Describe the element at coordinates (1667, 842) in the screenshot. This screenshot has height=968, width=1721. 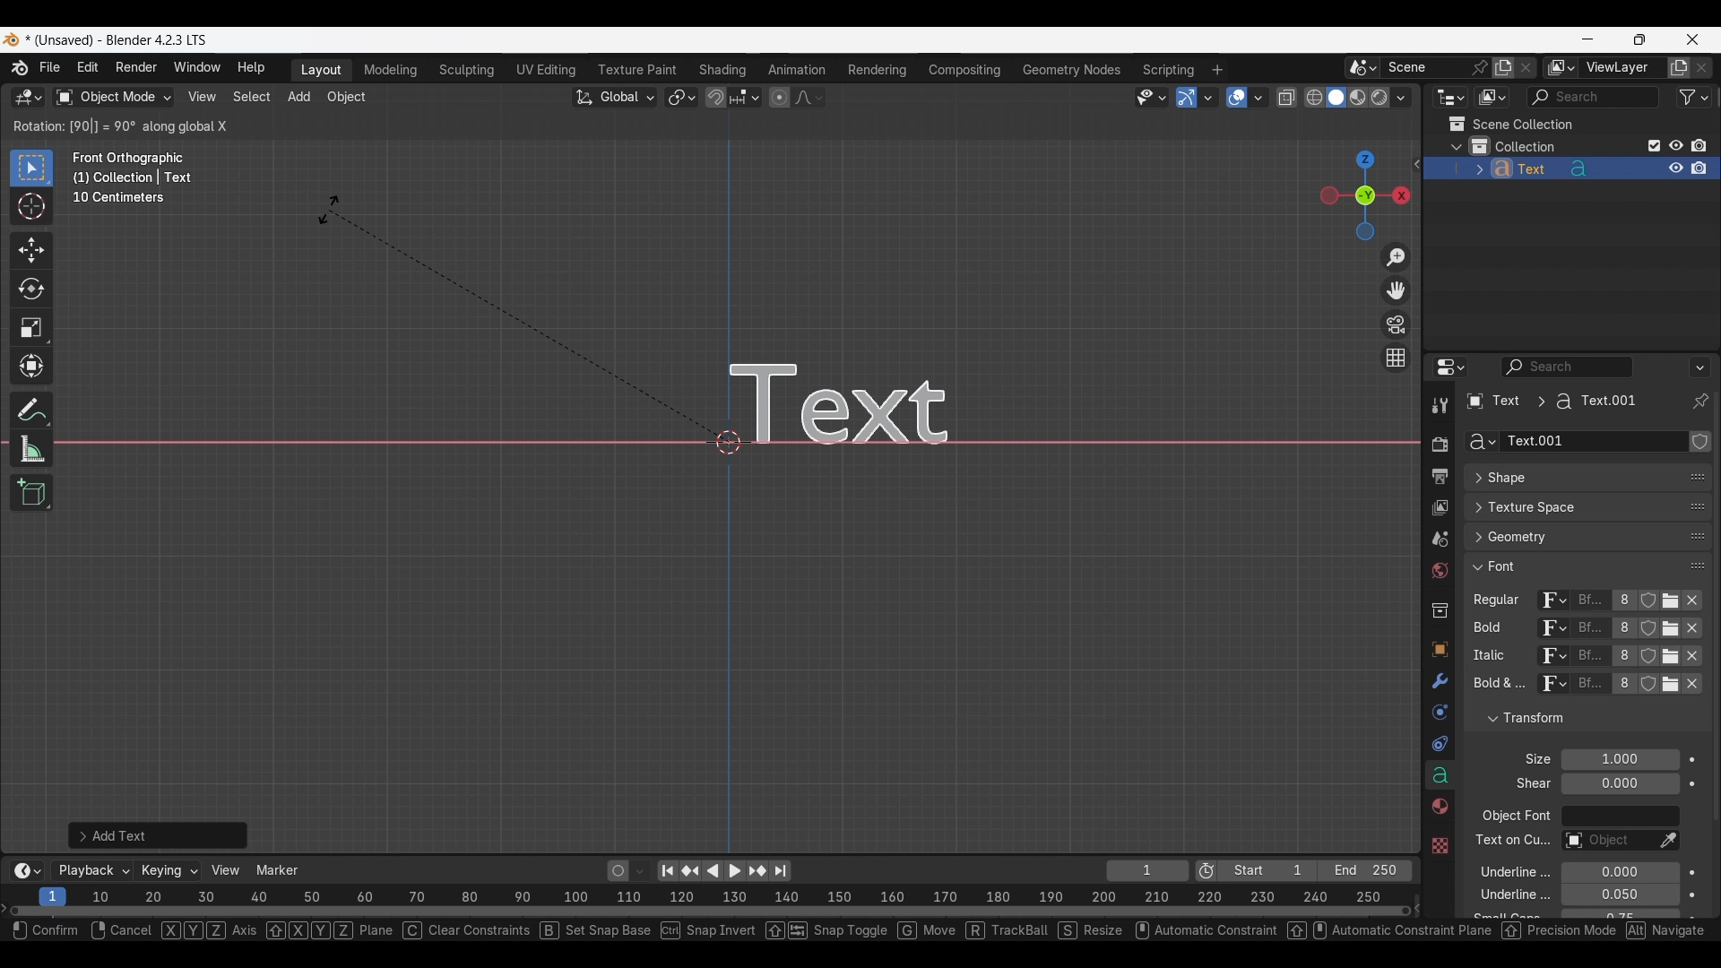
I see `Eyedropper data-block` at that location.